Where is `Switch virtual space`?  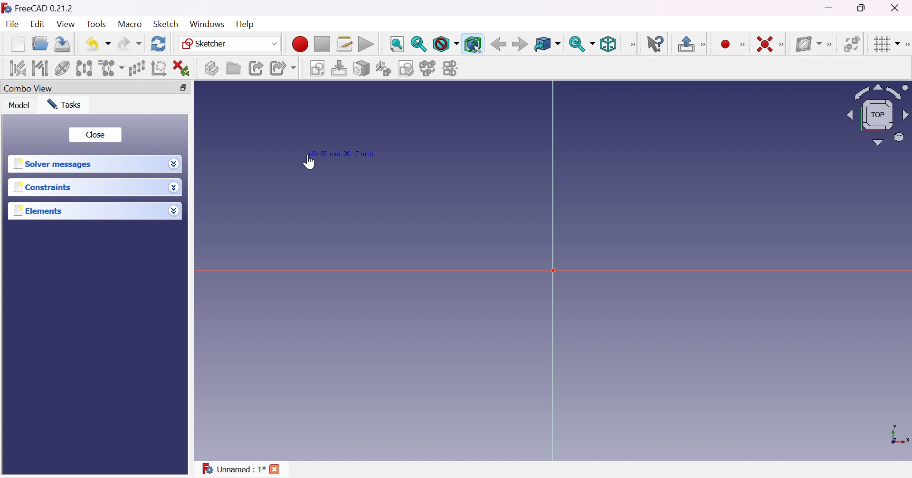 Switch virtual space is located at coordinates (852, 45).